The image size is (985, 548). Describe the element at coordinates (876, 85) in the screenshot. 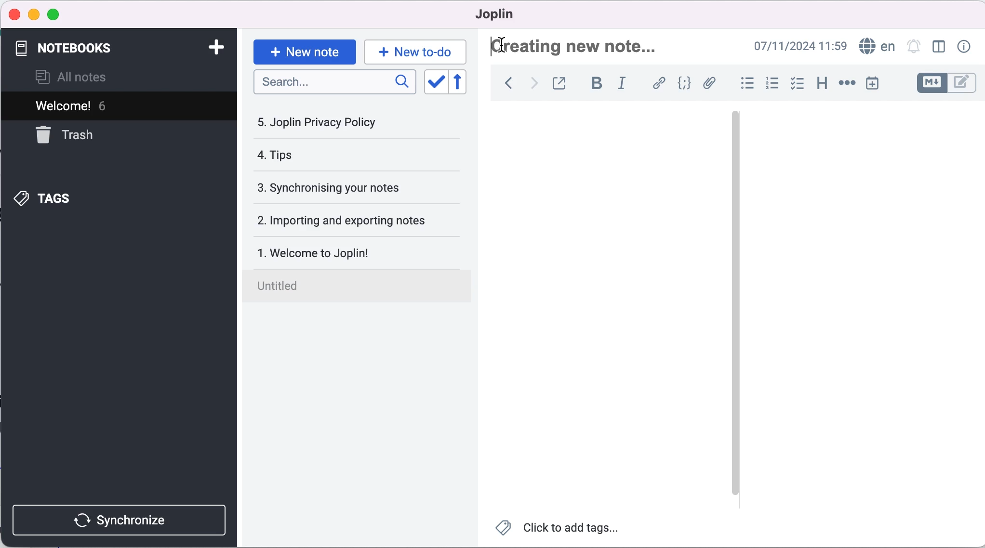

I see `insert time` at that location.